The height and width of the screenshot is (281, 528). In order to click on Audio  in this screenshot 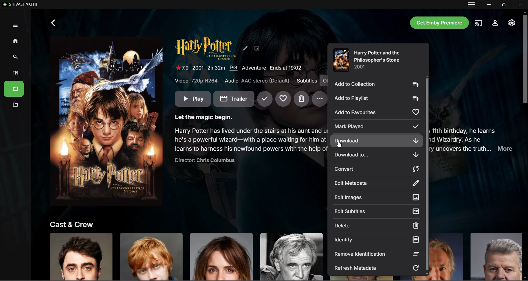, I will do `click(258, 81)`.